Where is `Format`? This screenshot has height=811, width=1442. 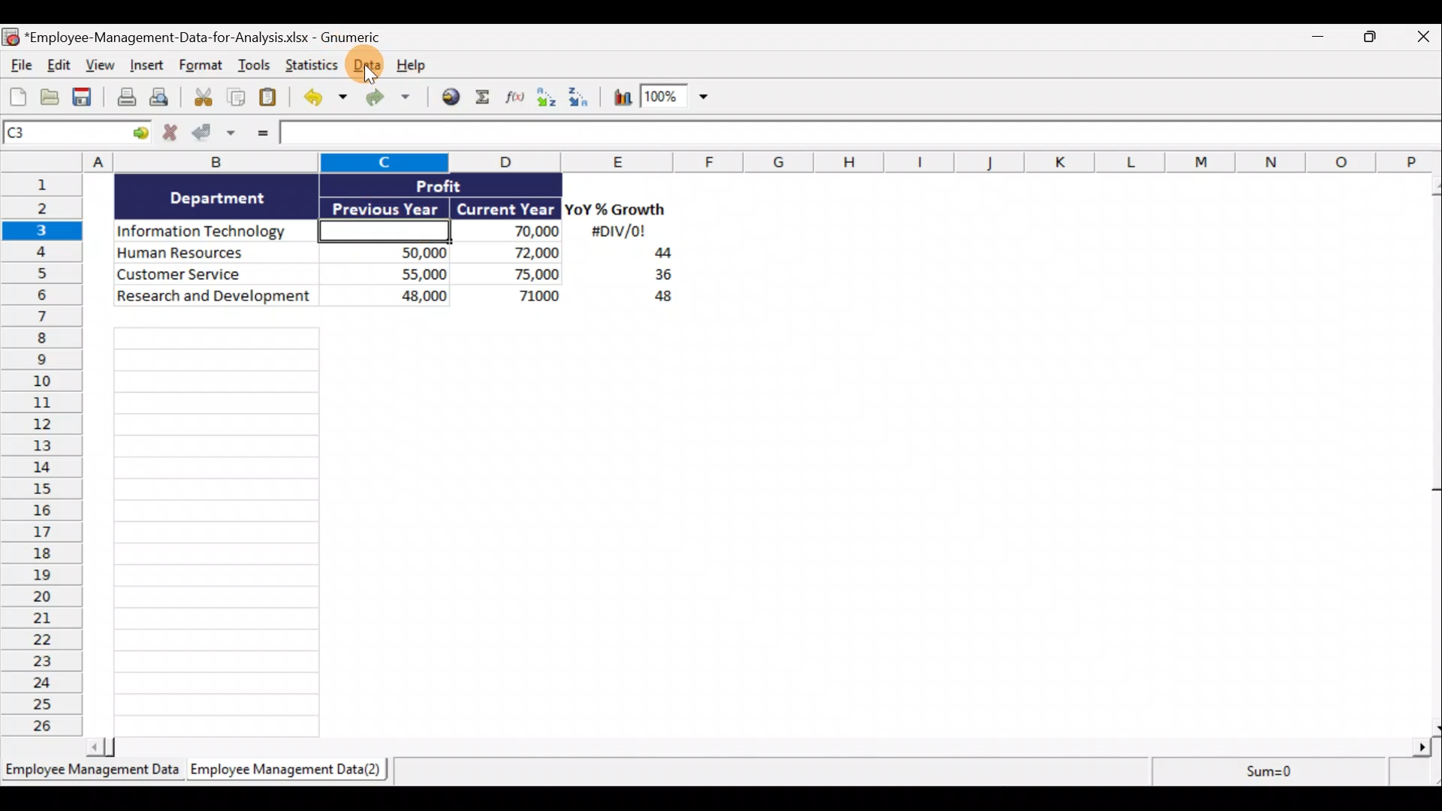 Format is located at coordinates (201, 68).